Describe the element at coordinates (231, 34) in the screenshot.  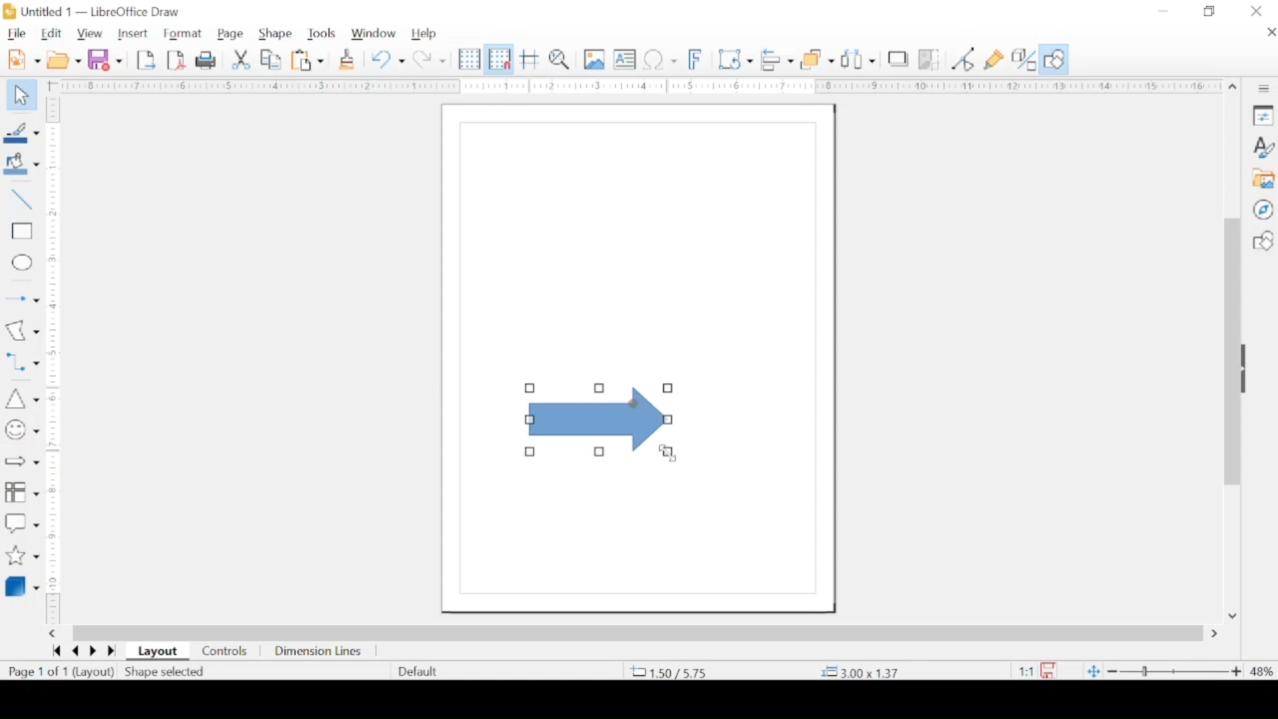
I see `page` at that location.